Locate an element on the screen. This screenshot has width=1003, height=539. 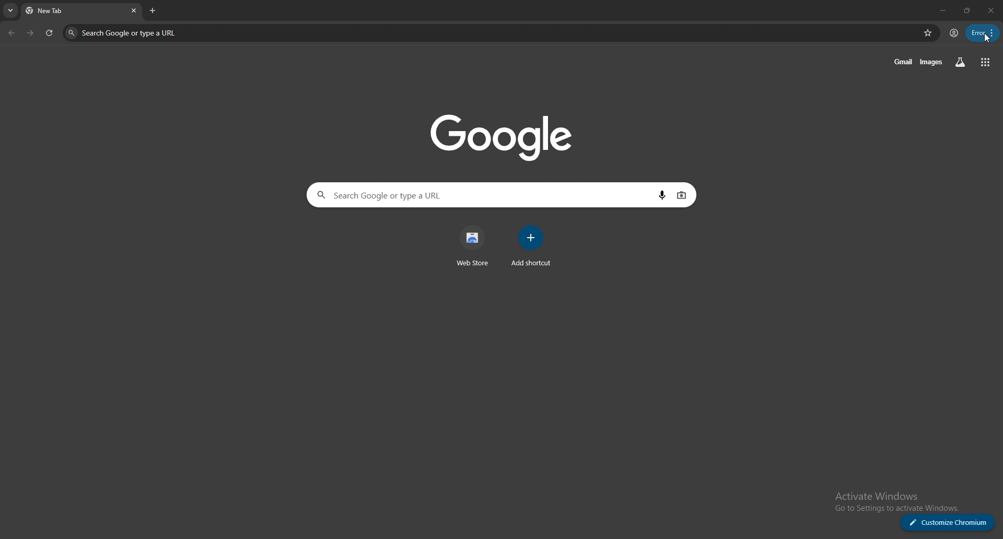
profile is located at coordinates (953, 34).